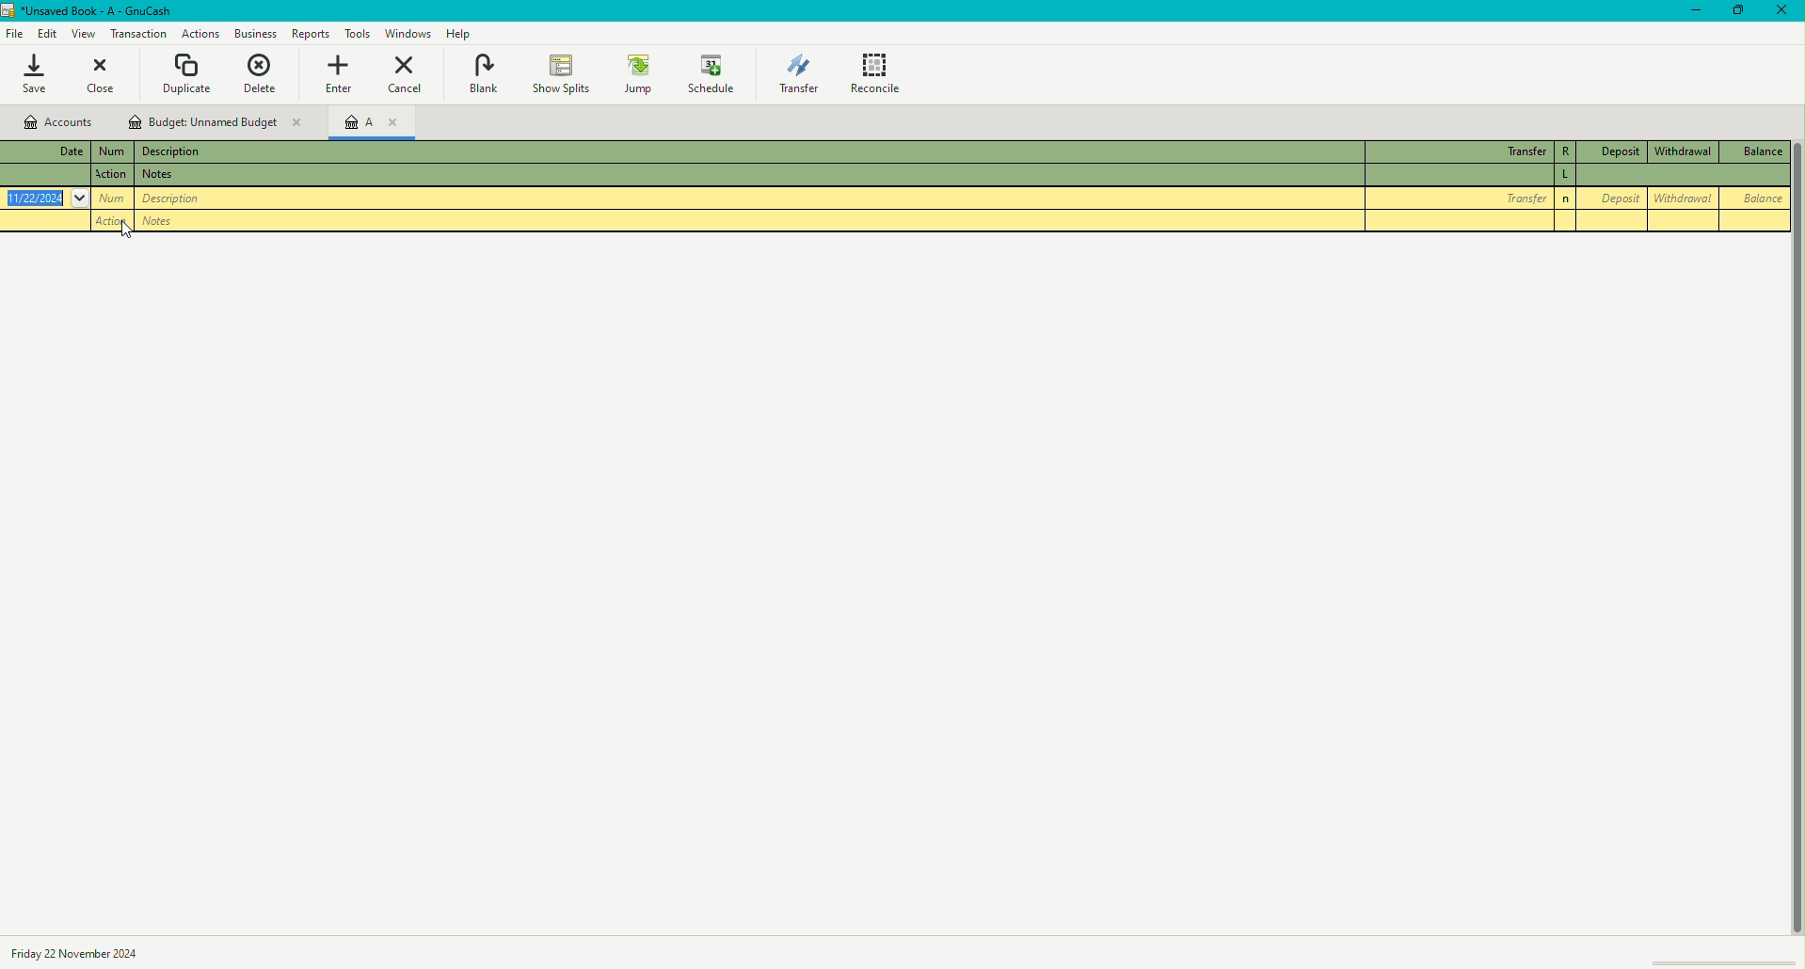  Describe the element at coordinates (254, 35) in the screenshot. I see `Business` at that location.